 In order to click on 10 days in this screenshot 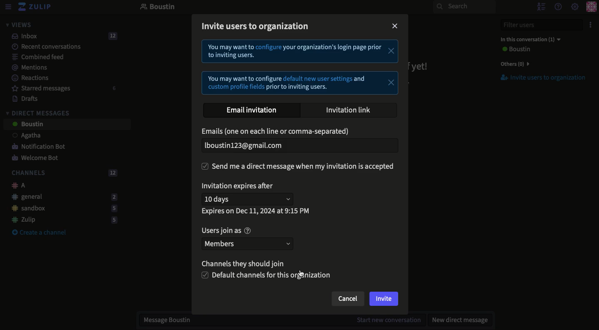, I will do `click(249, 200)`.